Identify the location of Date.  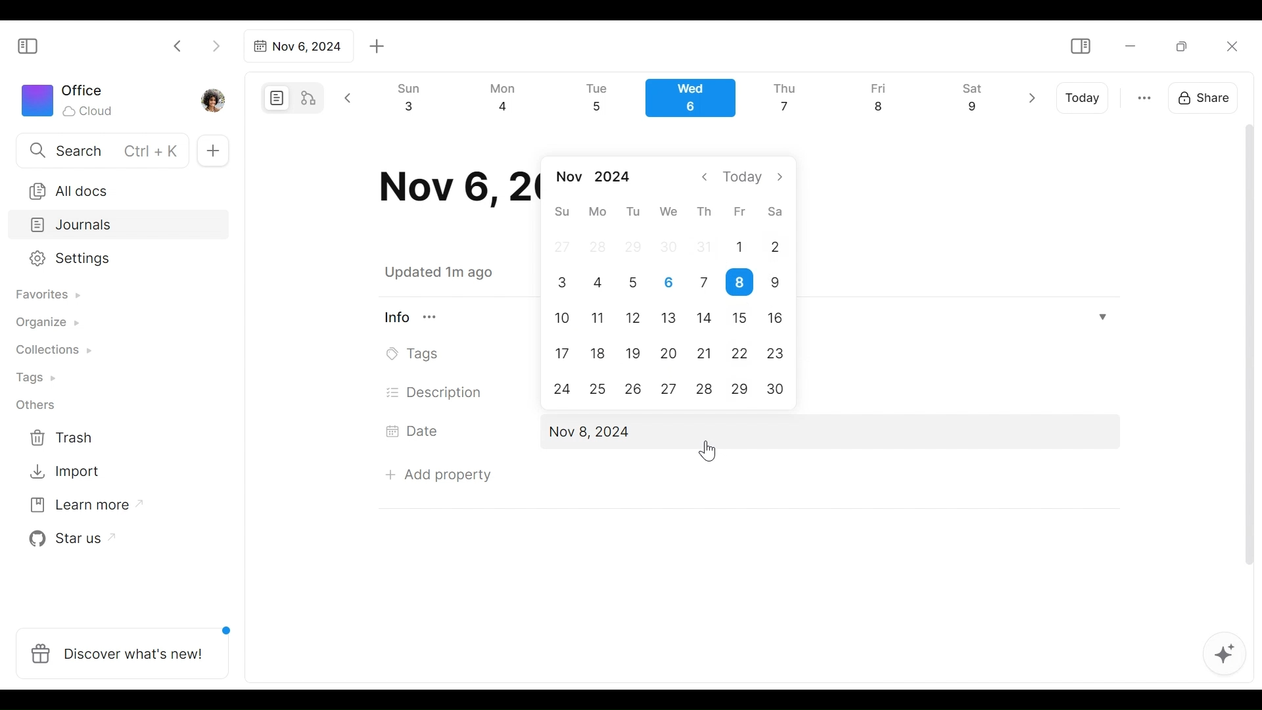
(417, 431).